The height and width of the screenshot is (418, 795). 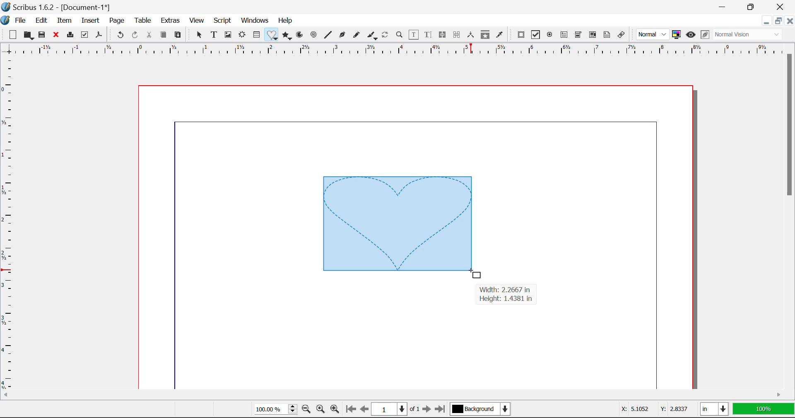 What do you see at coordinates (482, 410) in the screenshot?
I see `Background` at bounding box center [482, 410].